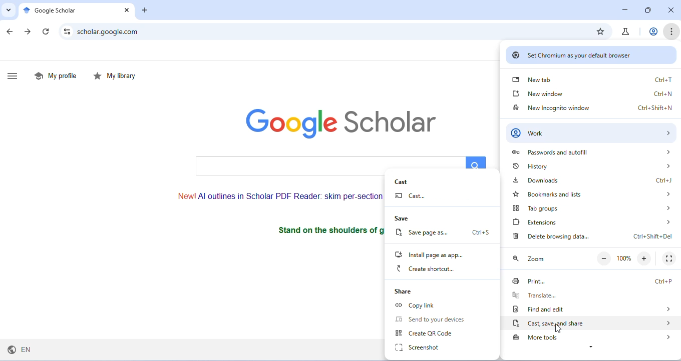  I want to click on screenshot, so click(423, 347).